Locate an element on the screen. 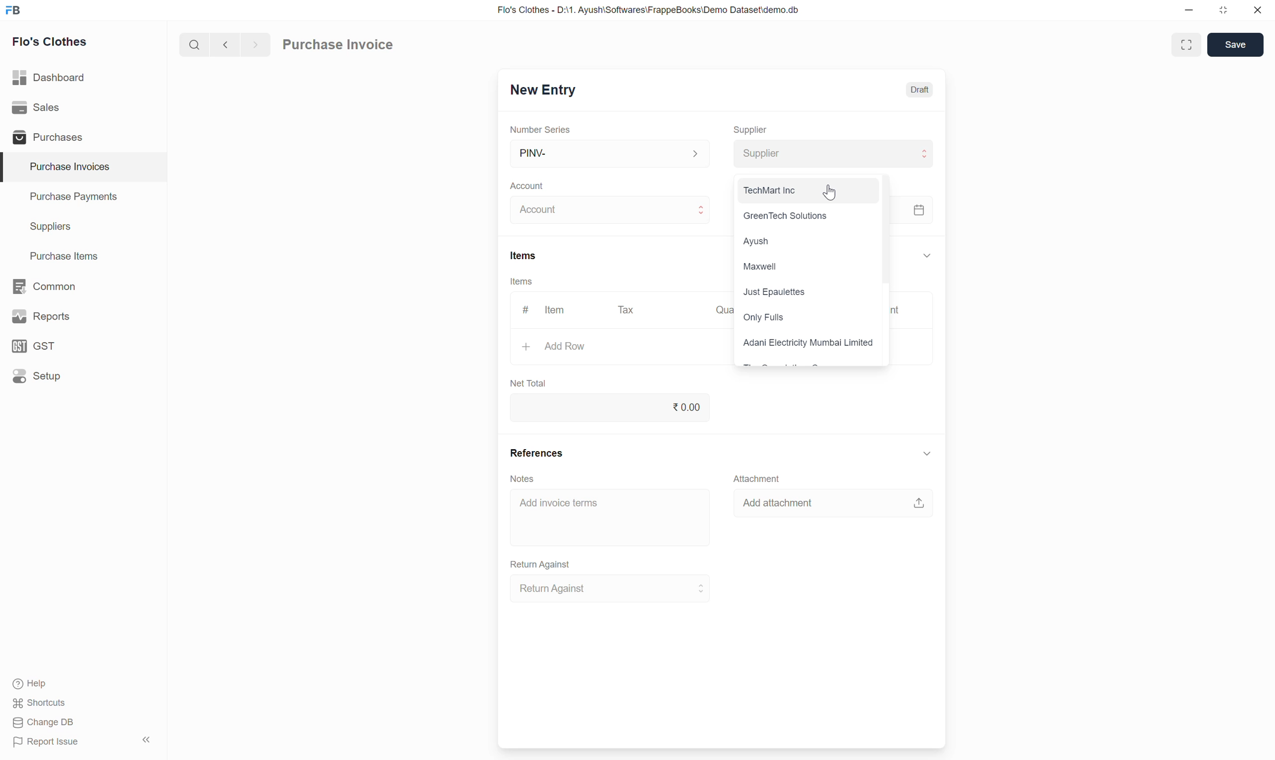 Image resolution: width=1275 pixels, height=760 pixels. Help is located at coordinates (35, 684).